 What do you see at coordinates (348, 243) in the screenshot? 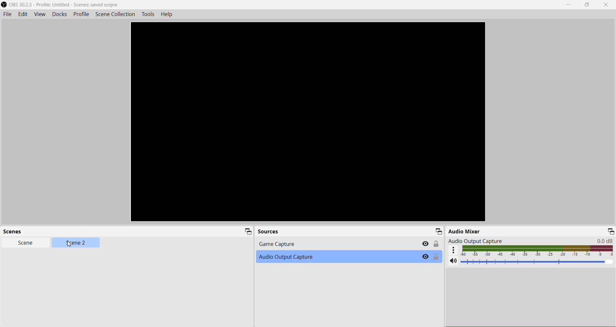
I see `Game Capture` at bounding box center [348, 243].